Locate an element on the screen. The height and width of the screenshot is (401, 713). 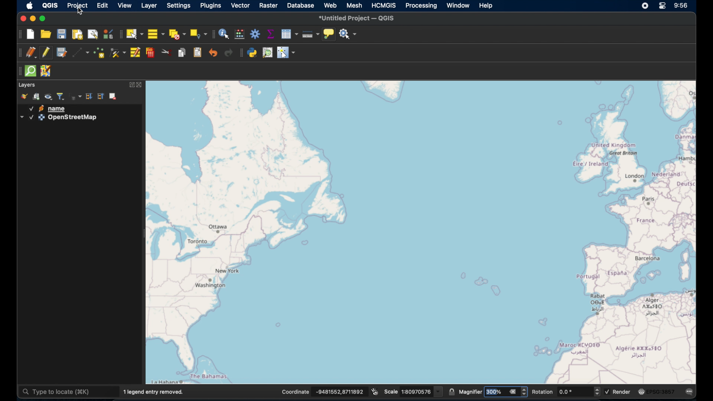
cut features is located at coordinates (167, 52).